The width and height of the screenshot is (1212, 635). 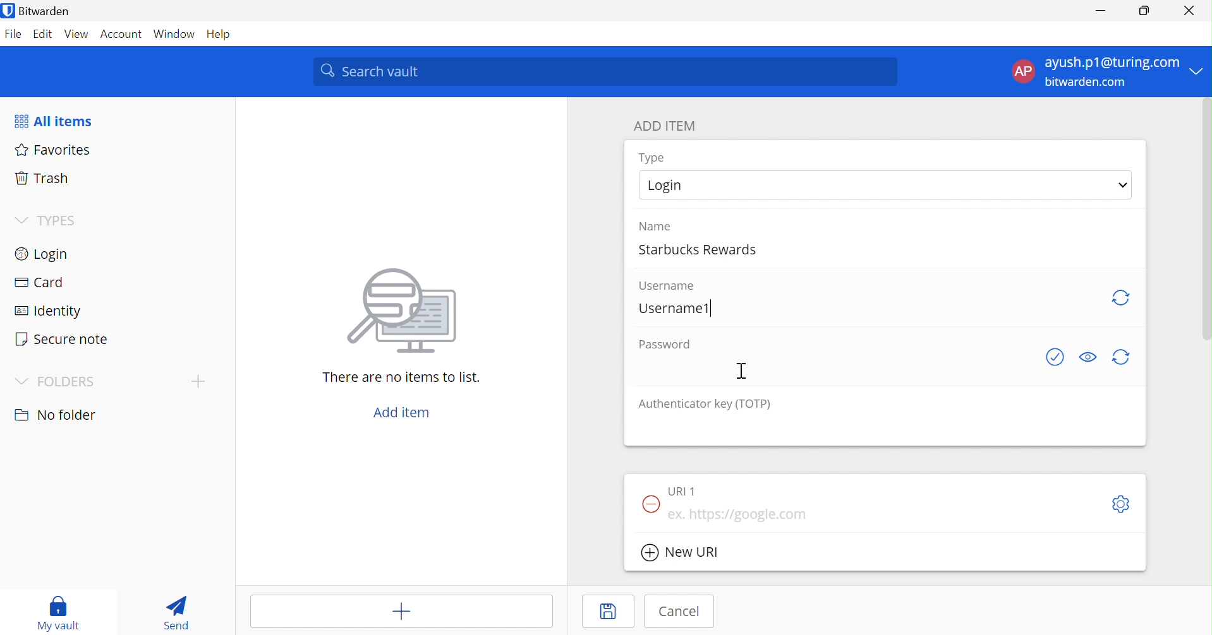 What do you see at coordinates (1122, 504) in the screenshot?
I see `Settings` at bounding box center [1122, 504].